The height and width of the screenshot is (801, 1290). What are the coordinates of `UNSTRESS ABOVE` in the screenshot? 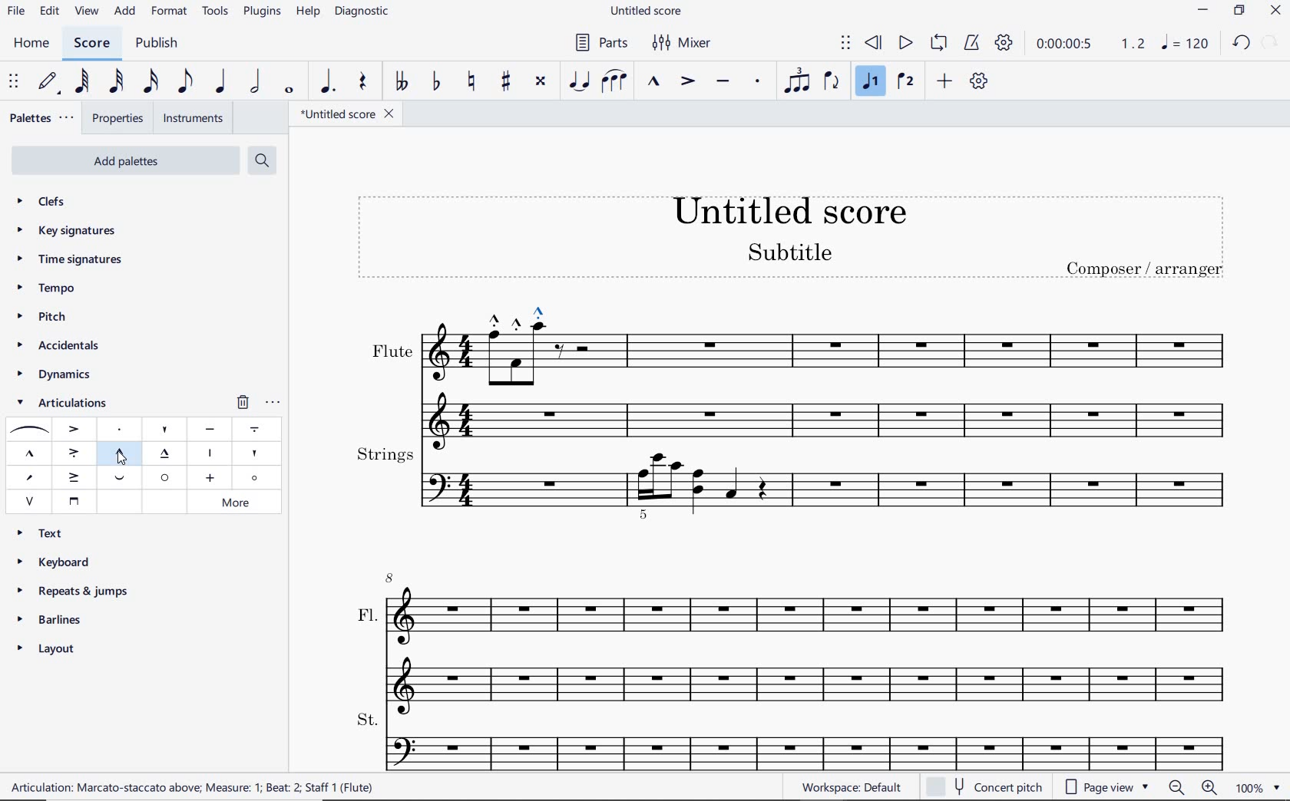 It's located at (122, 480).